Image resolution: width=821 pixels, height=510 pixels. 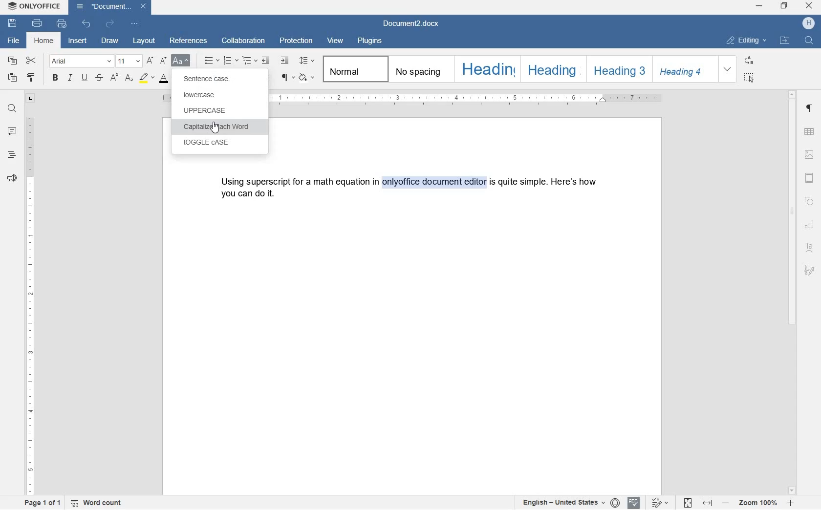 I want to click on subscript, so click(x=129, y=79).